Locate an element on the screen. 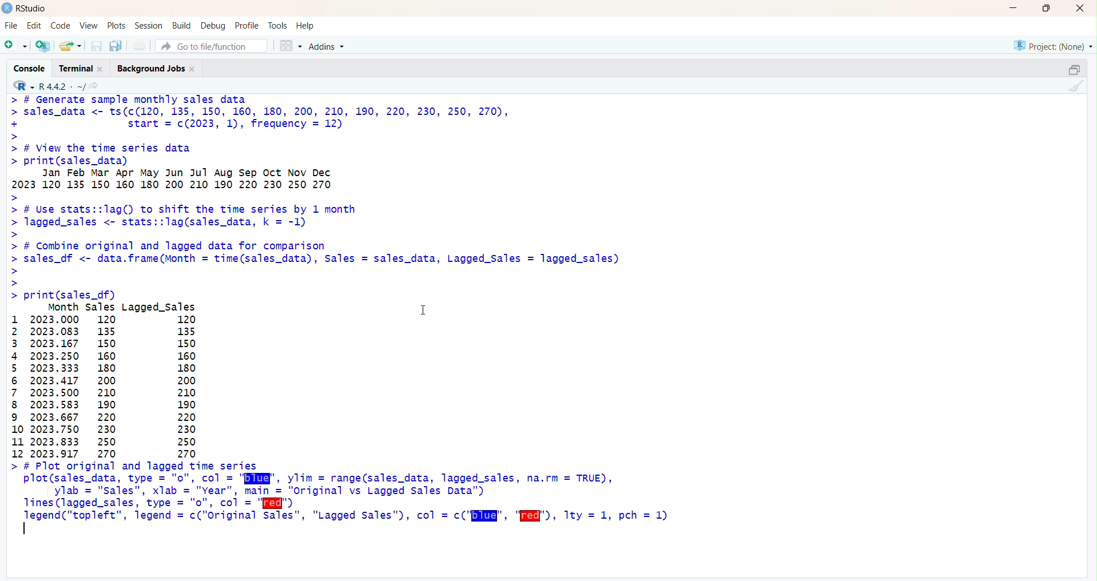 This screenshot has width=1097, height=581. > # Plot original and lagged time series
plot(sales_data, type = "o", col = "EHH", ylim = range(sales_data, lagged_sales, na.rm = TRUE),
ylab = "sales", xlab = "Year", main = "Original vs Lagged Sales Data")
Tines (lagged_sales, type = "o", col = "[{")
| FoendCeorTefes legend = c("original sales", "Lagged Sales"), col = c('ENER", "WE", ty = 1, pch = 1) is located at coordinates (361, 500).